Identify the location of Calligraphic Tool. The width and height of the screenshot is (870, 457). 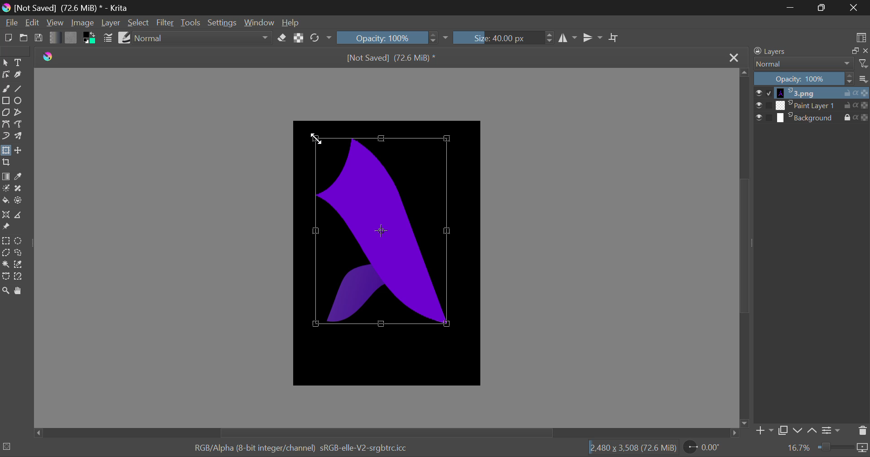
(20, 77).